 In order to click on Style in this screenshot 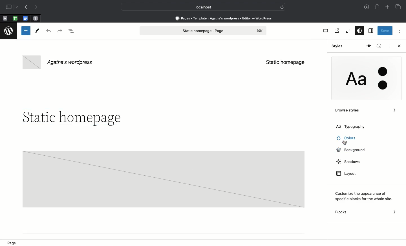, I will do `click(364, 79)`.